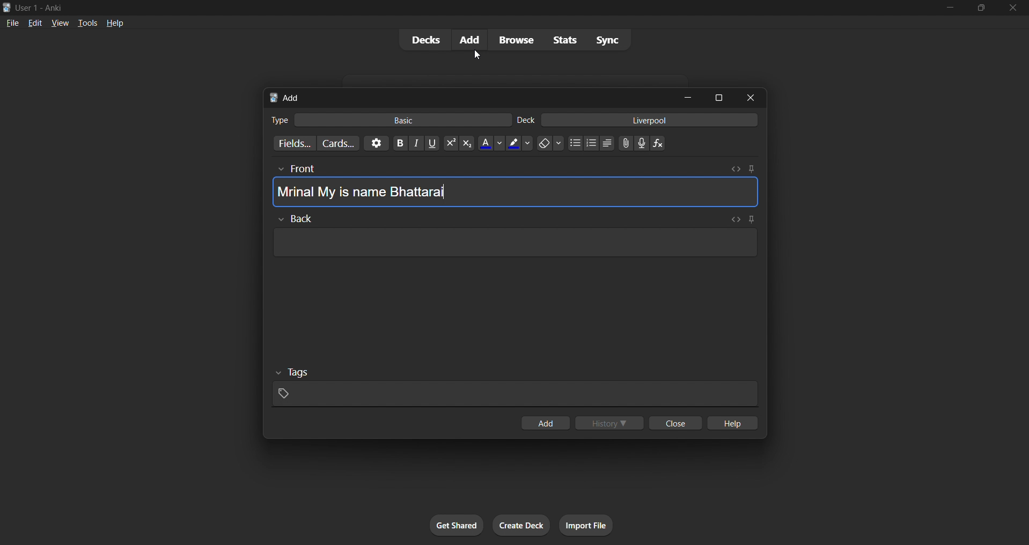 The height and width of the screenshot is (545, 1029). I want to click on help, so click(114, 23).